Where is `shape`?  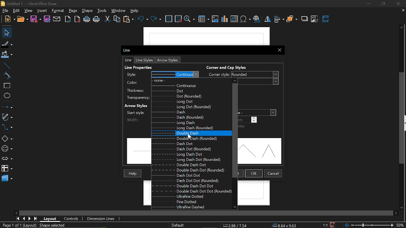
shape is located at coordinates (88, 10).